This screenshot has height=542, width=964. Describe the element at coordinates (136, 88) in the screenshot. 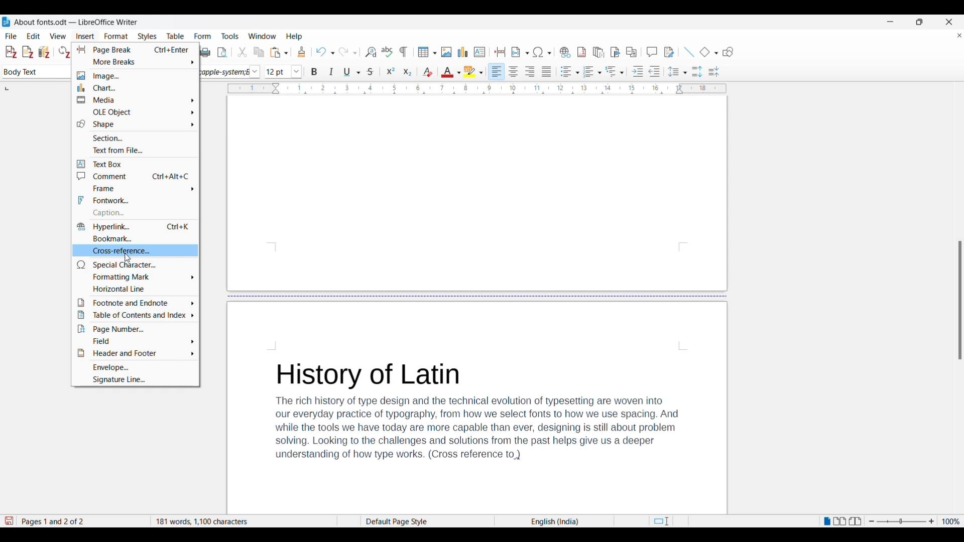

I see `Chart` at that location.